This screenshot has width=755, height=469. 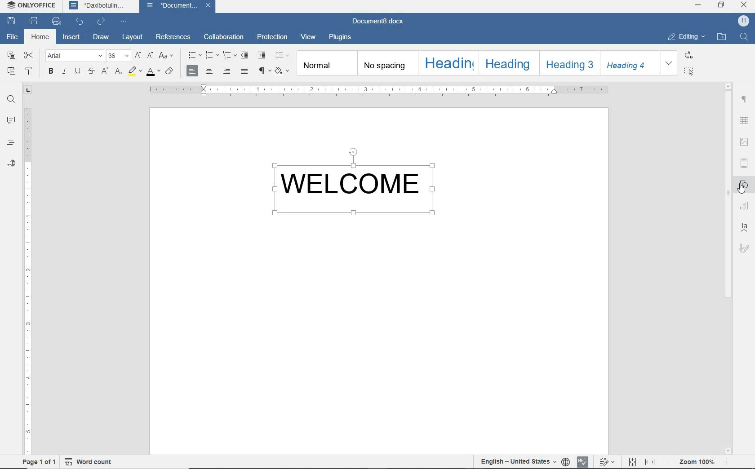 What do you see at coordinates (210, 71) in the screenshot?
I see `ALIGN CENTER` at bounding box center [210, 71].